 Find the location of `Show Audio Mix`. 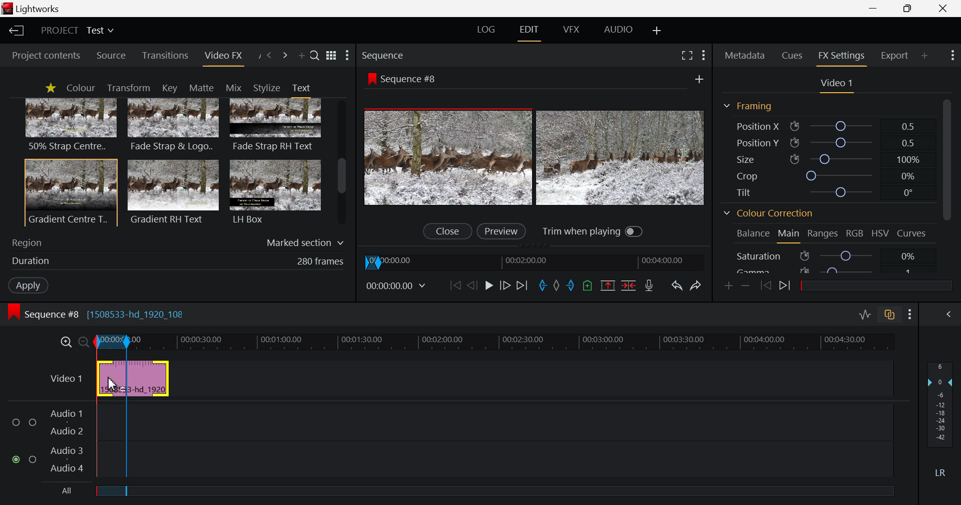

Show Audio Mix is located at coordinates (951, 315).